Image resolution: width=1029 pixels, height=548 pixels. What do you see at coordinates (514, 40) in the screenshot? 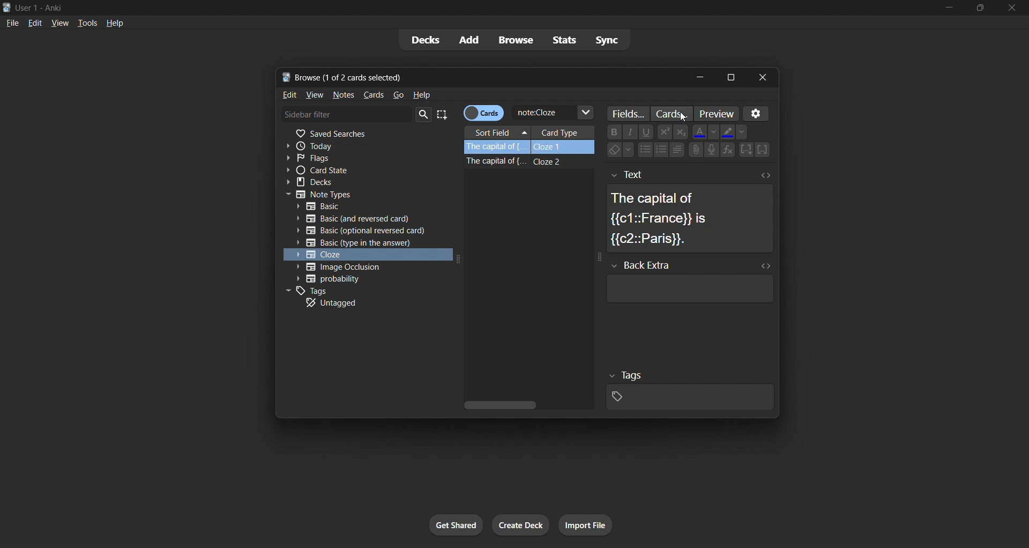
I see `browse` at bounding box center [514, 40].